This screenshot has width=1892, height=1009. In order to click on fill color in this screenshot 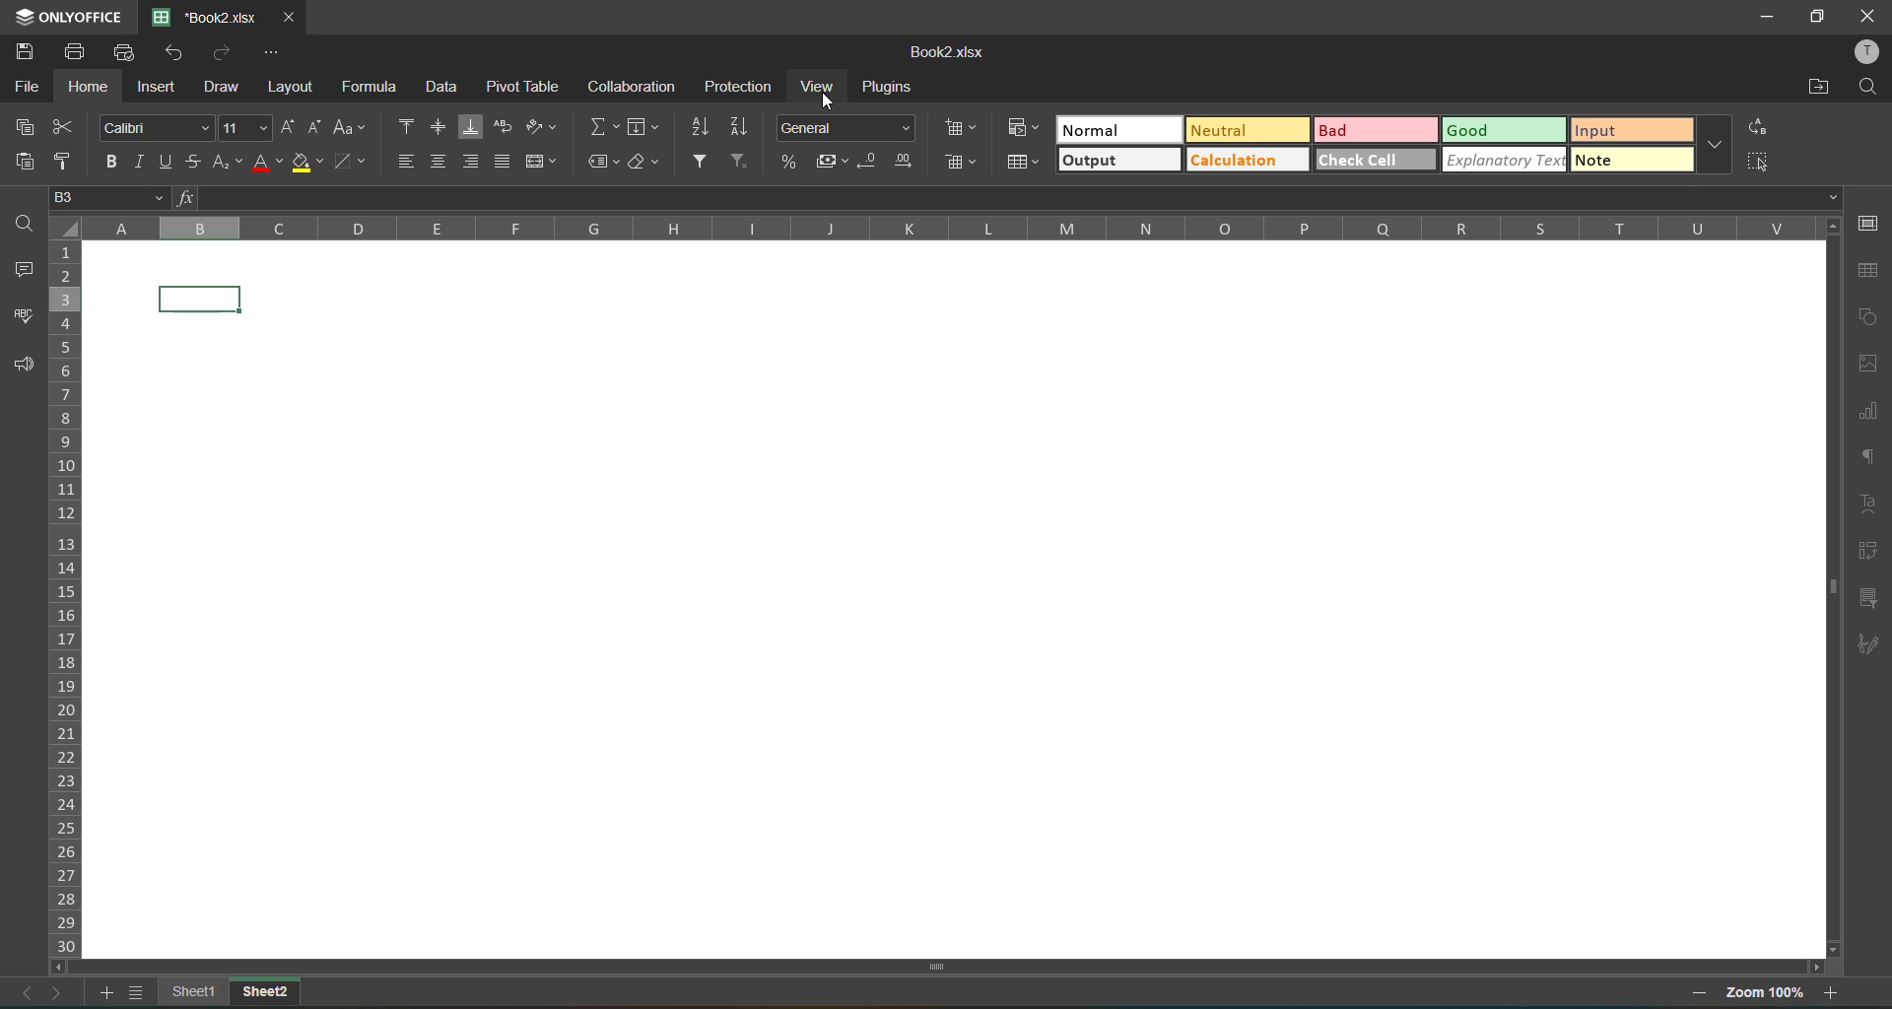, I will do `click(306, 167)`.